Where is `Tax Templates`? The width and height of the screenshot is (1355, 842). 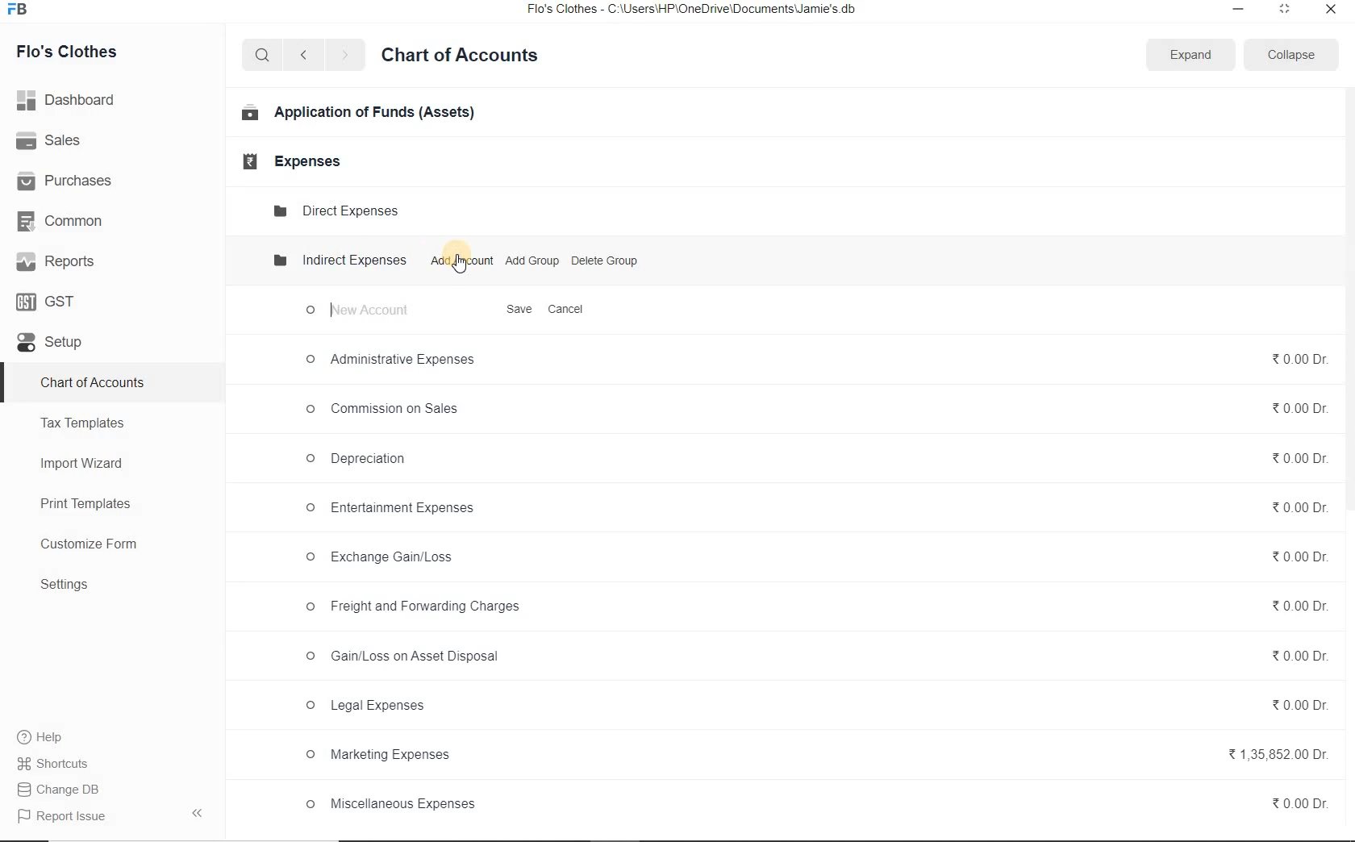
Tax Templates is located at coordinates (83, 423).